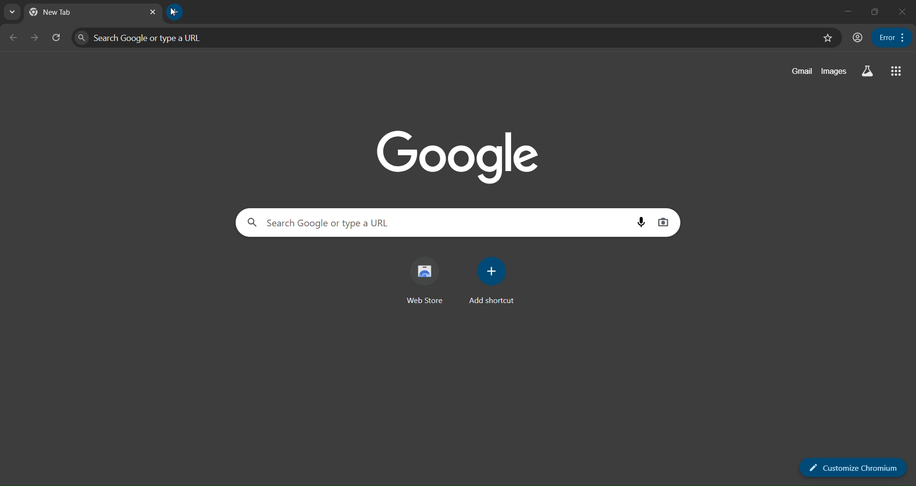  What do you see at coordinates (420, 284) in the screenshot?
I see `web store` at bounding box center [420, 284].